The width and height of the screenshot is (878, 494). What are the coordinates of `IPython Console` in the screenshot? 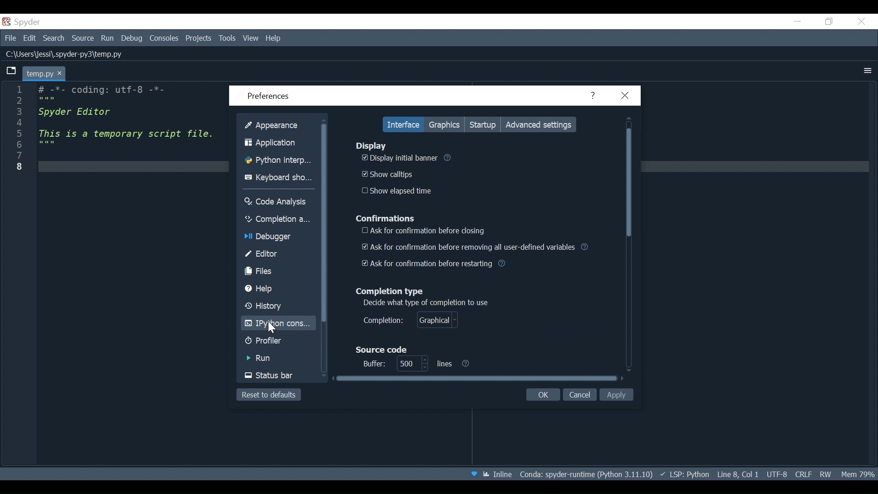 It's located at (275, 324).